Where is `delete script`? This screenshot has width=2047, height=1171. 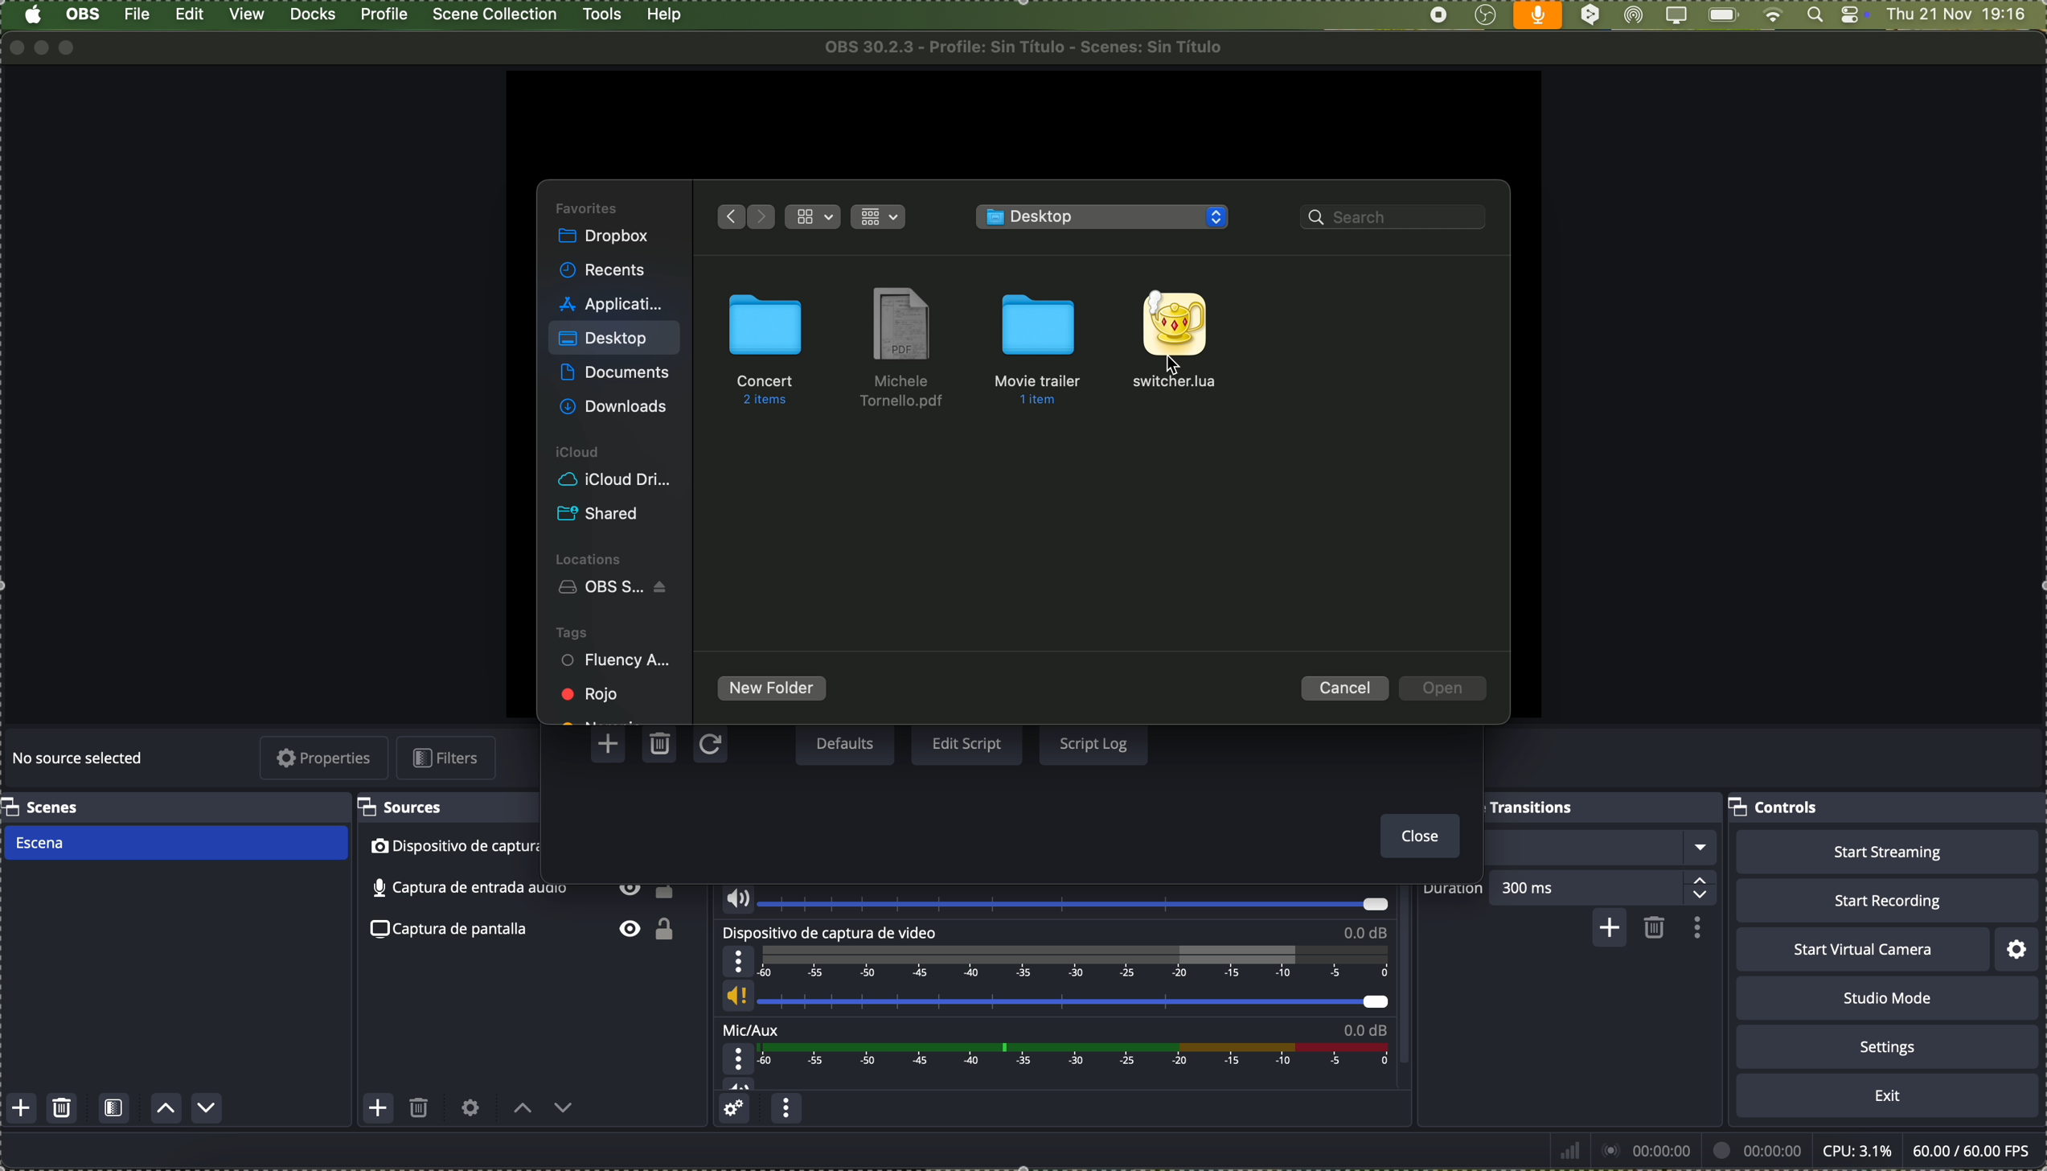 delete script is located at coordinates (662, 746).